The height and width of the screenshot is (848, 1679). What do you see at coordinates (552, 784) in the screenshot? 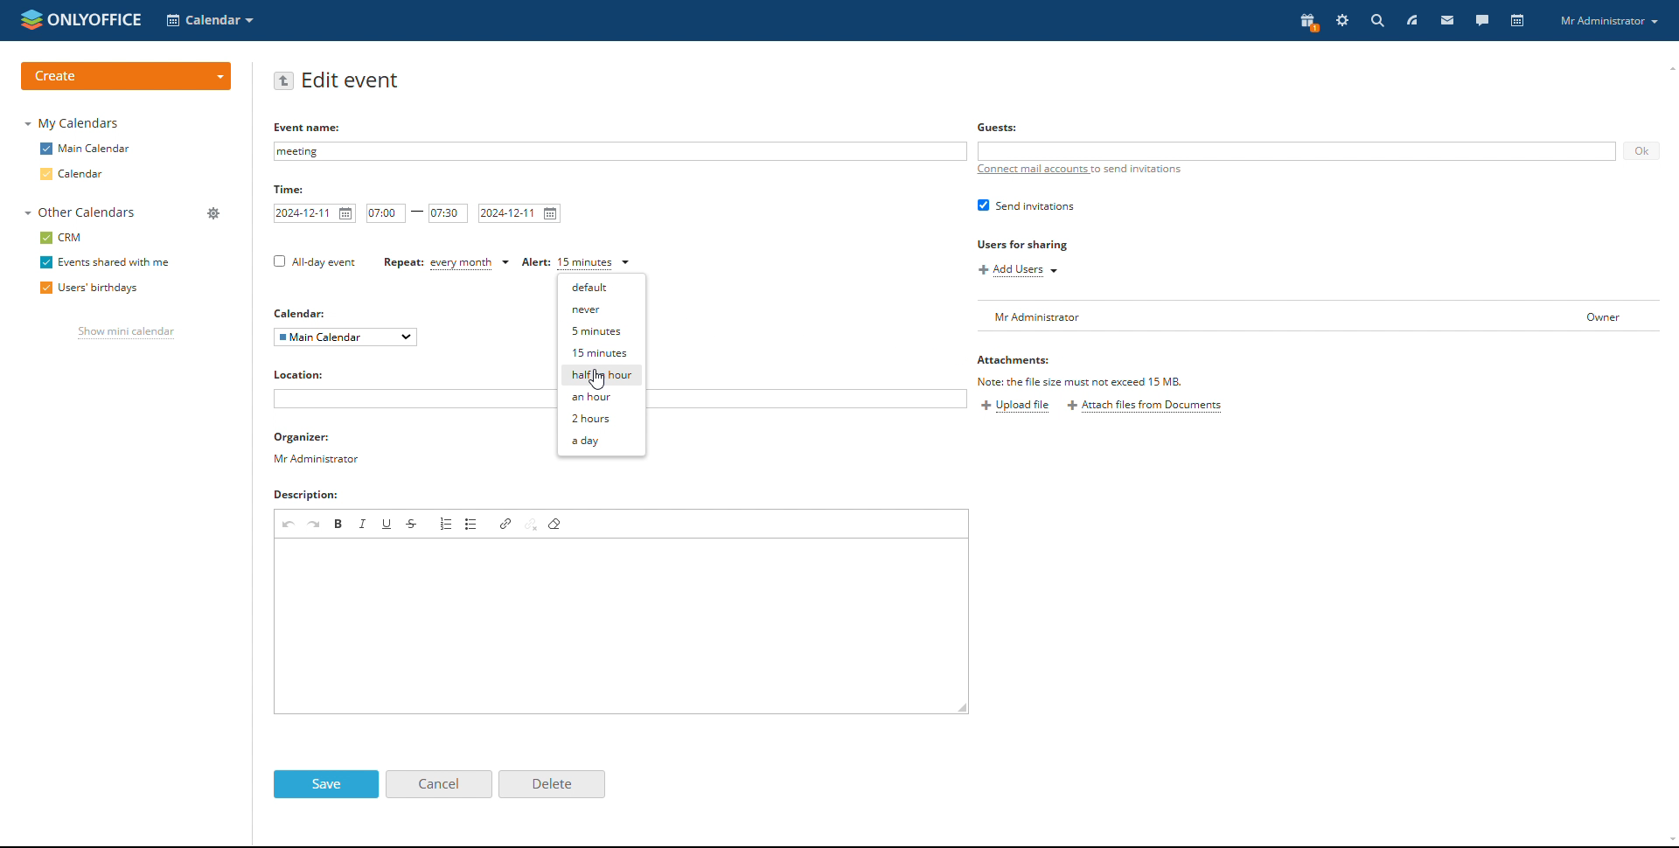
I see `delete` at bounding box center [552, 784].